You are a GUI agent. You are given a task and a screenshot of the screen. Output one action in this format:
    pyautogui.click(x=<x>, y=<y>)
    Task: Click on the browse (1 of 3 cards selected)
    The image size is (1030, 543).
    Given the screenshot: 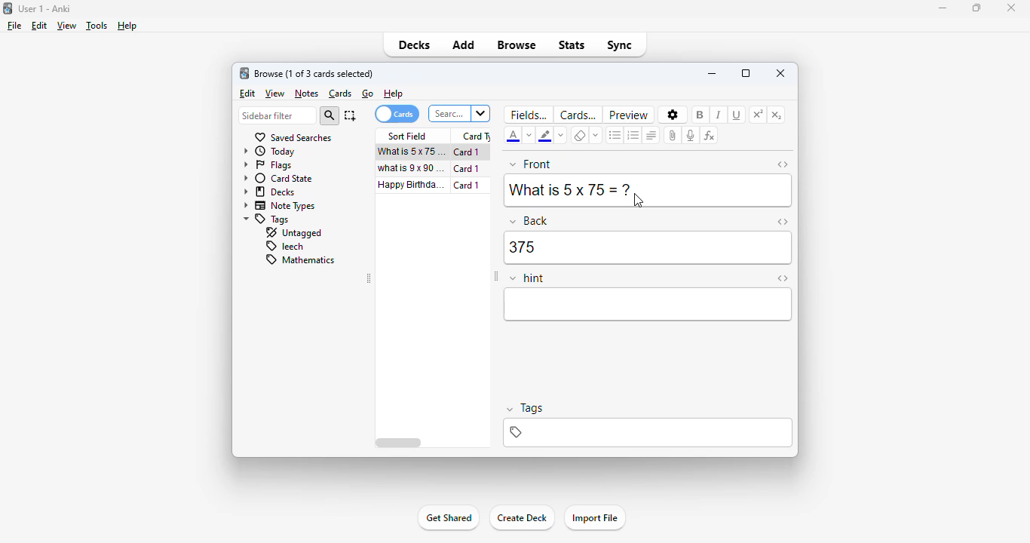 What is the action you would take?
    pyautogui.click(x=314, y=73)
    